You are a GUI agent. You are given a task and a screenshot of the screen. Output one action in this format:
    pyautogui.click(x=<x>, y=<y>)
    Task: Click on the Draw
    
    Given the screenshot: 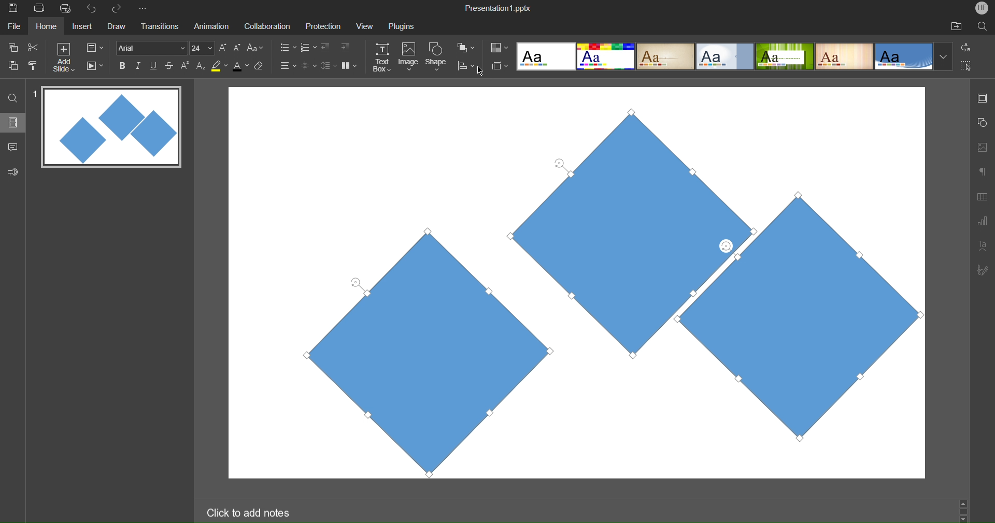 What is the action you would take?
    pyautogui.click(x=116, y=27)
    